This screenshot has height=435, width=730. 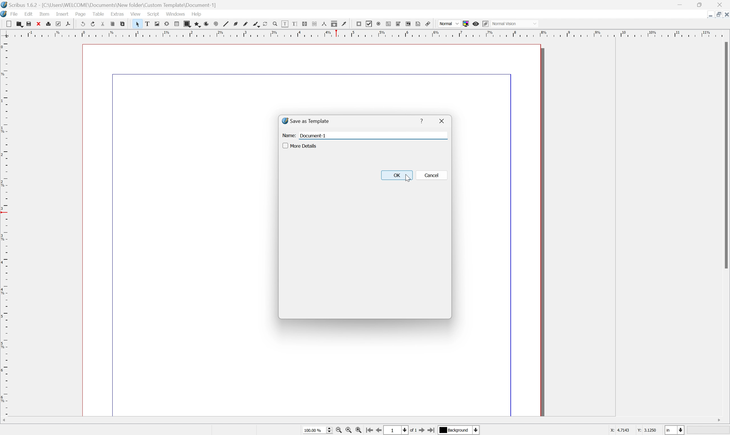 I want to click on PDF text field, so click(x=388, y=24).